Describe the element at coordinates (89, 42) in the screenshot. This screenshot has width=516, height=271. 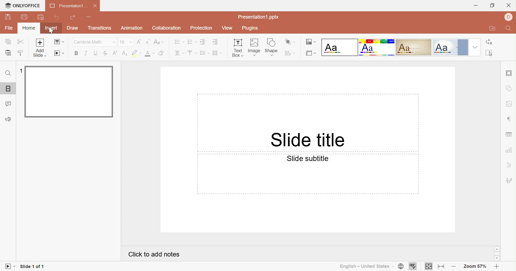
I see `Font` at that location.